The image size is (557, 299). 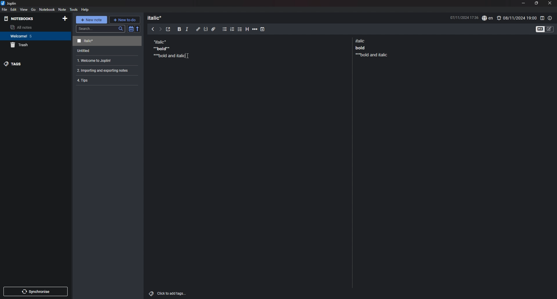 I want to click on note, so click(x=105, y=70).